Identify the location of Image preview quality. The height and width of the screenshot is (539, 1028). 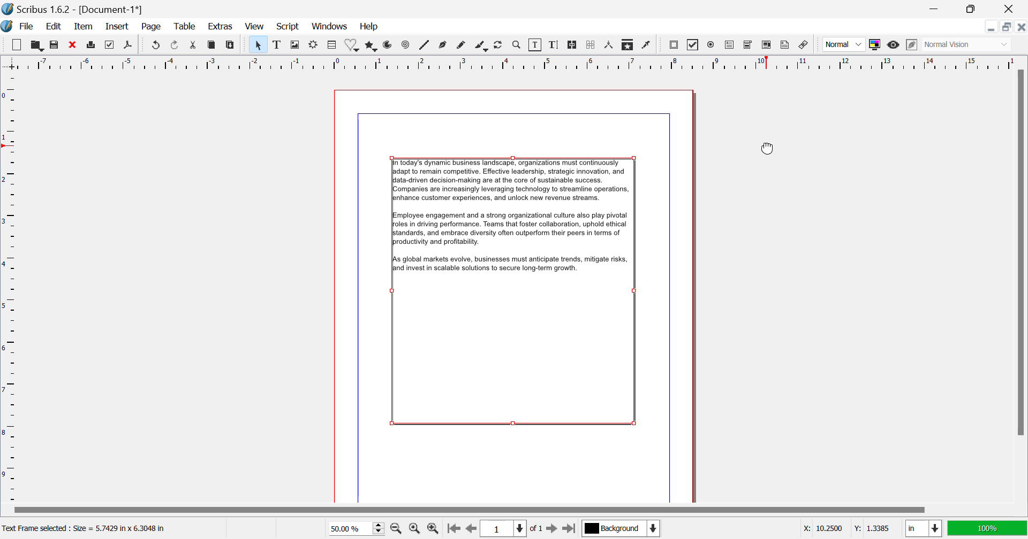
(845, 44).